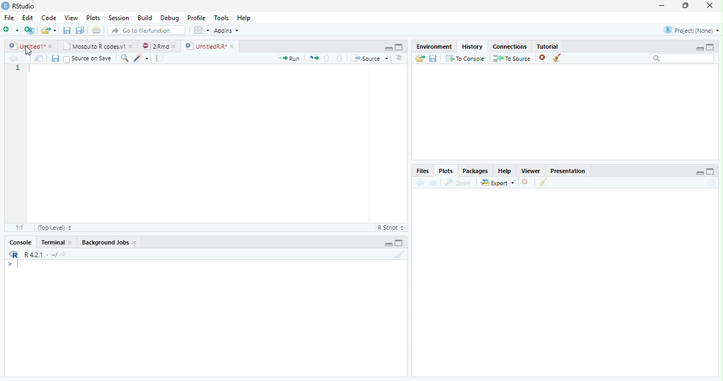 The height and width of the screenshot is (381, 723). I want to click on Print, so click(97, 31).